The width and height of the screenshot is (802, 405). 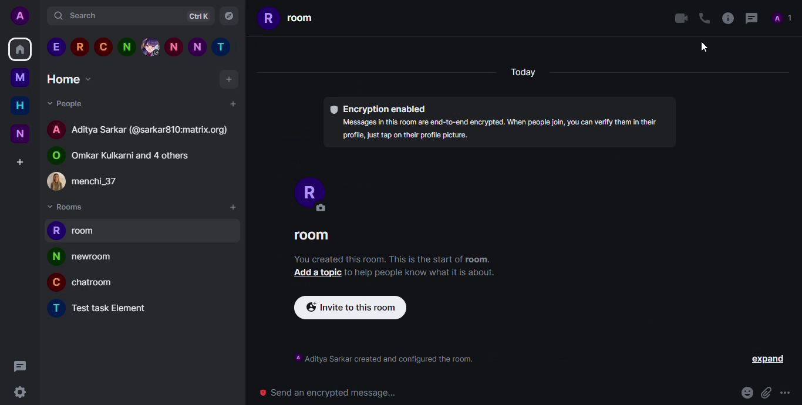 I want to click on expand, so click(x=769, y=360).